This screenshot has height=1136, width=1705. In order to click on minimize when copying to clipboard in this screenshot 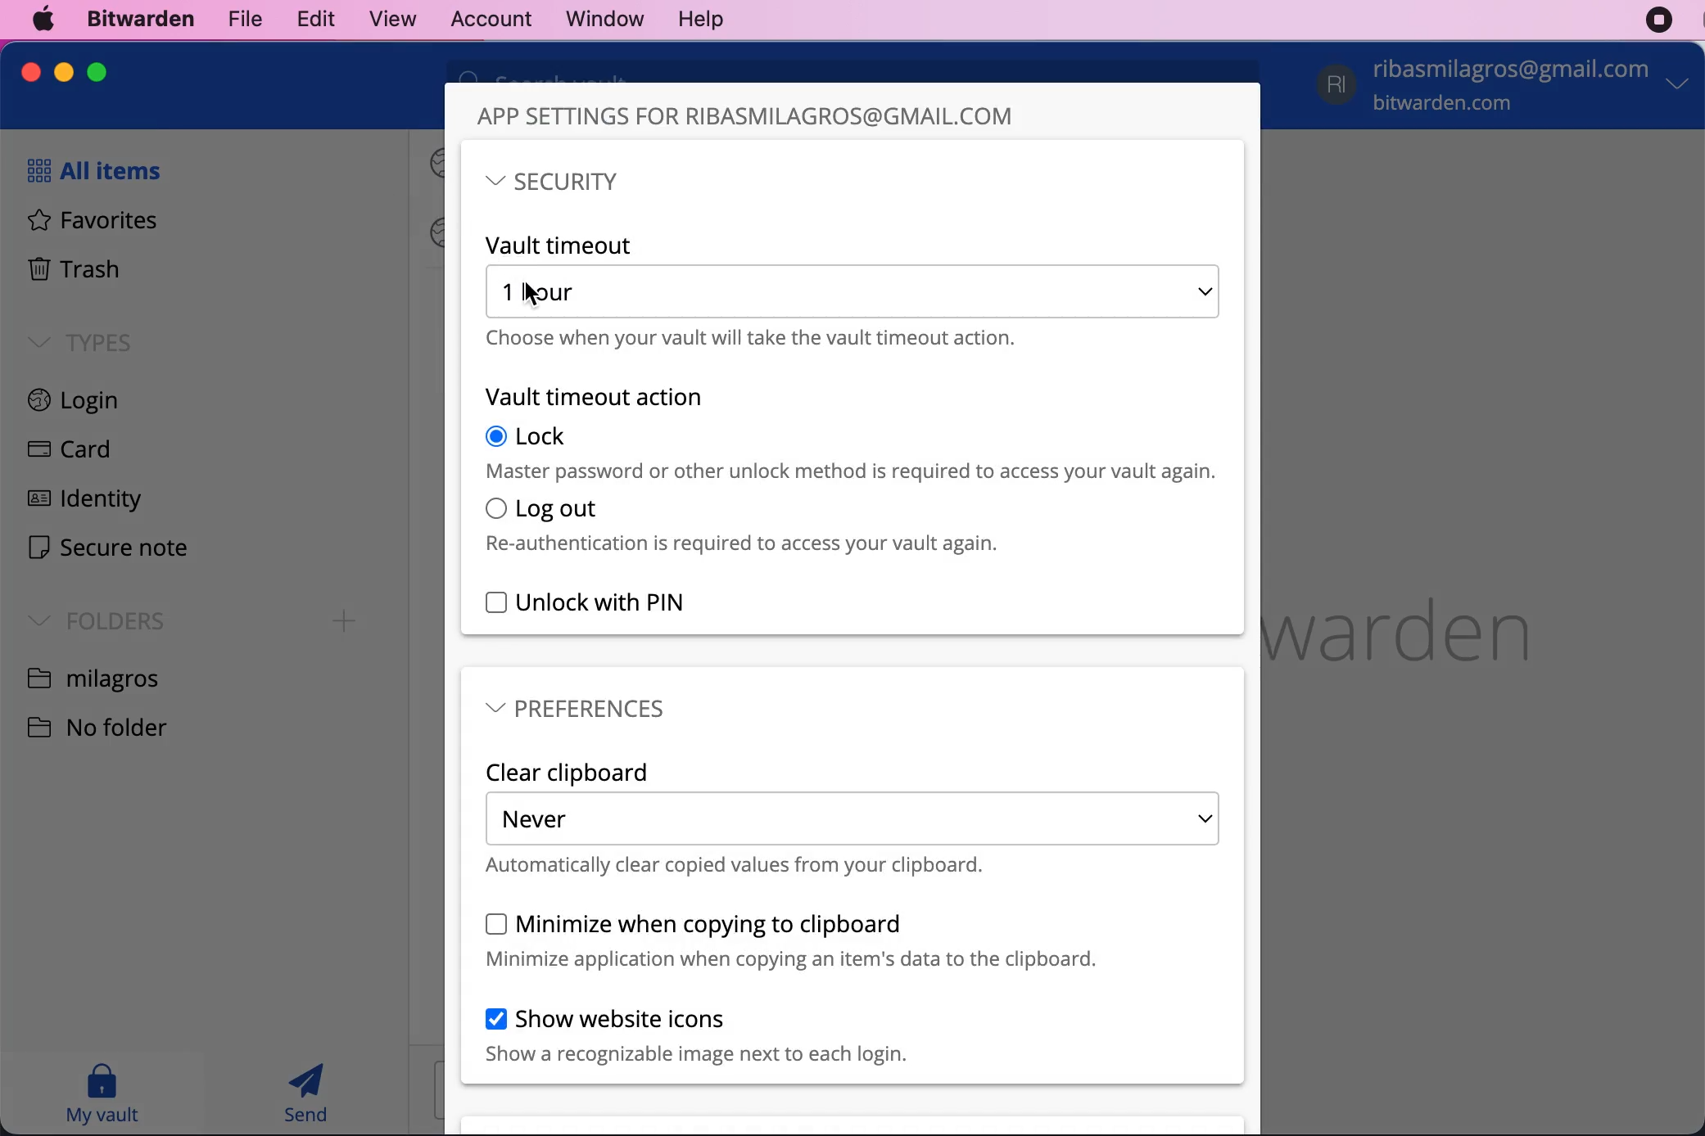, I will do `click(791, 940)`.